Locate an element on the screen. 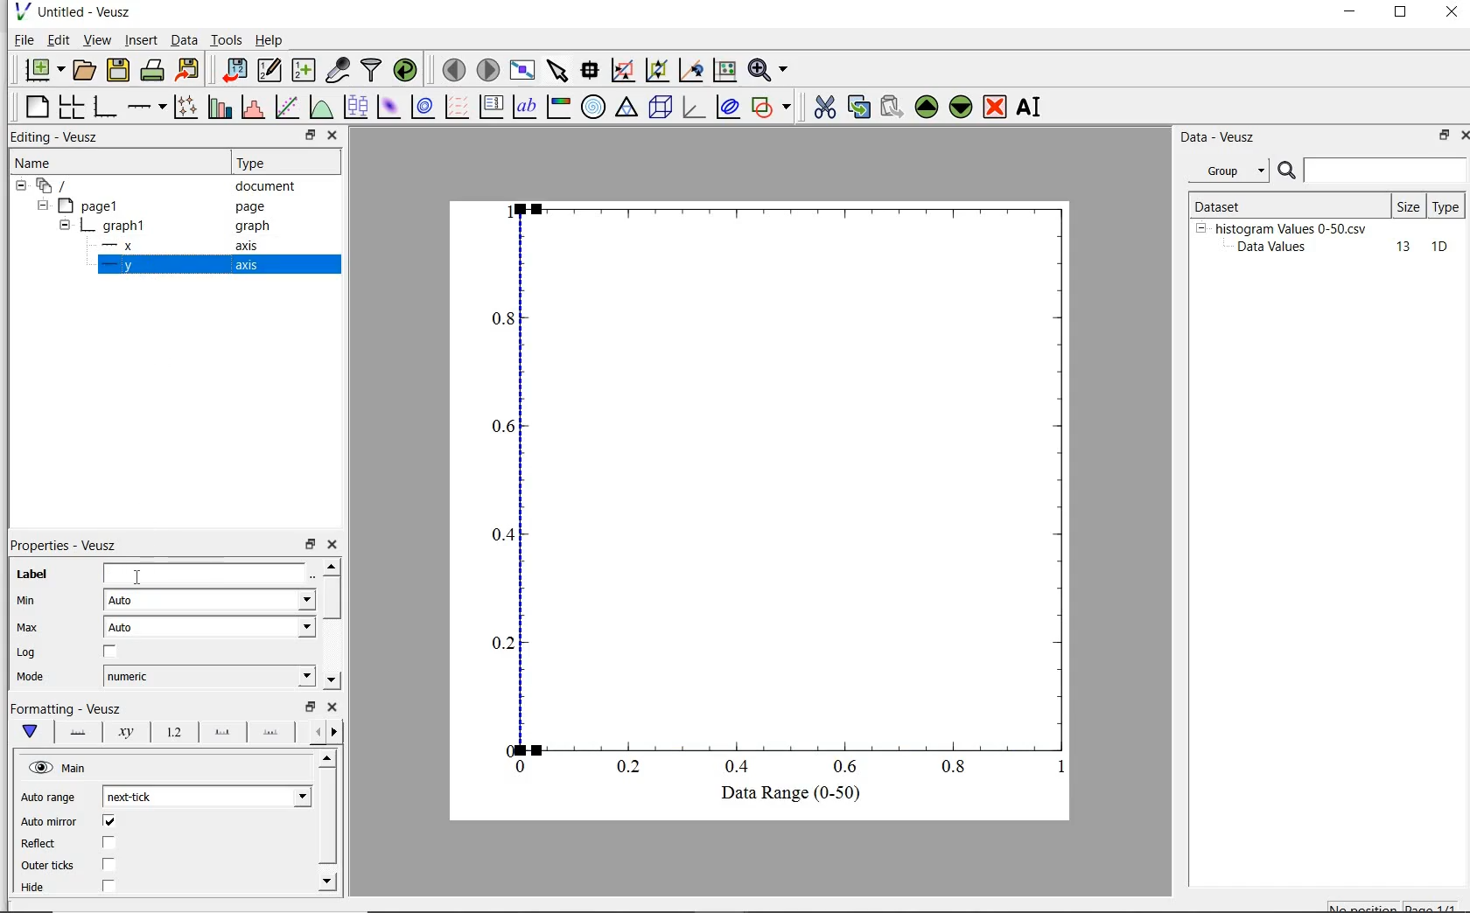  next tick is located at coordinates (206, 797).